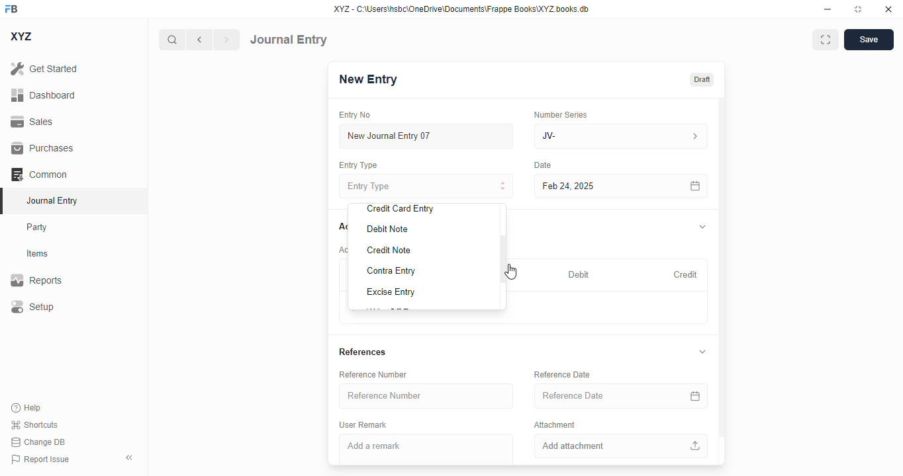 Image resolution: width=903 pixels, height=476 pixels. I want to click on XYZ - C:\Users\hsbc\OneDrive\Documents\Frappe Books\XYZ books. db, so click(461, 9).